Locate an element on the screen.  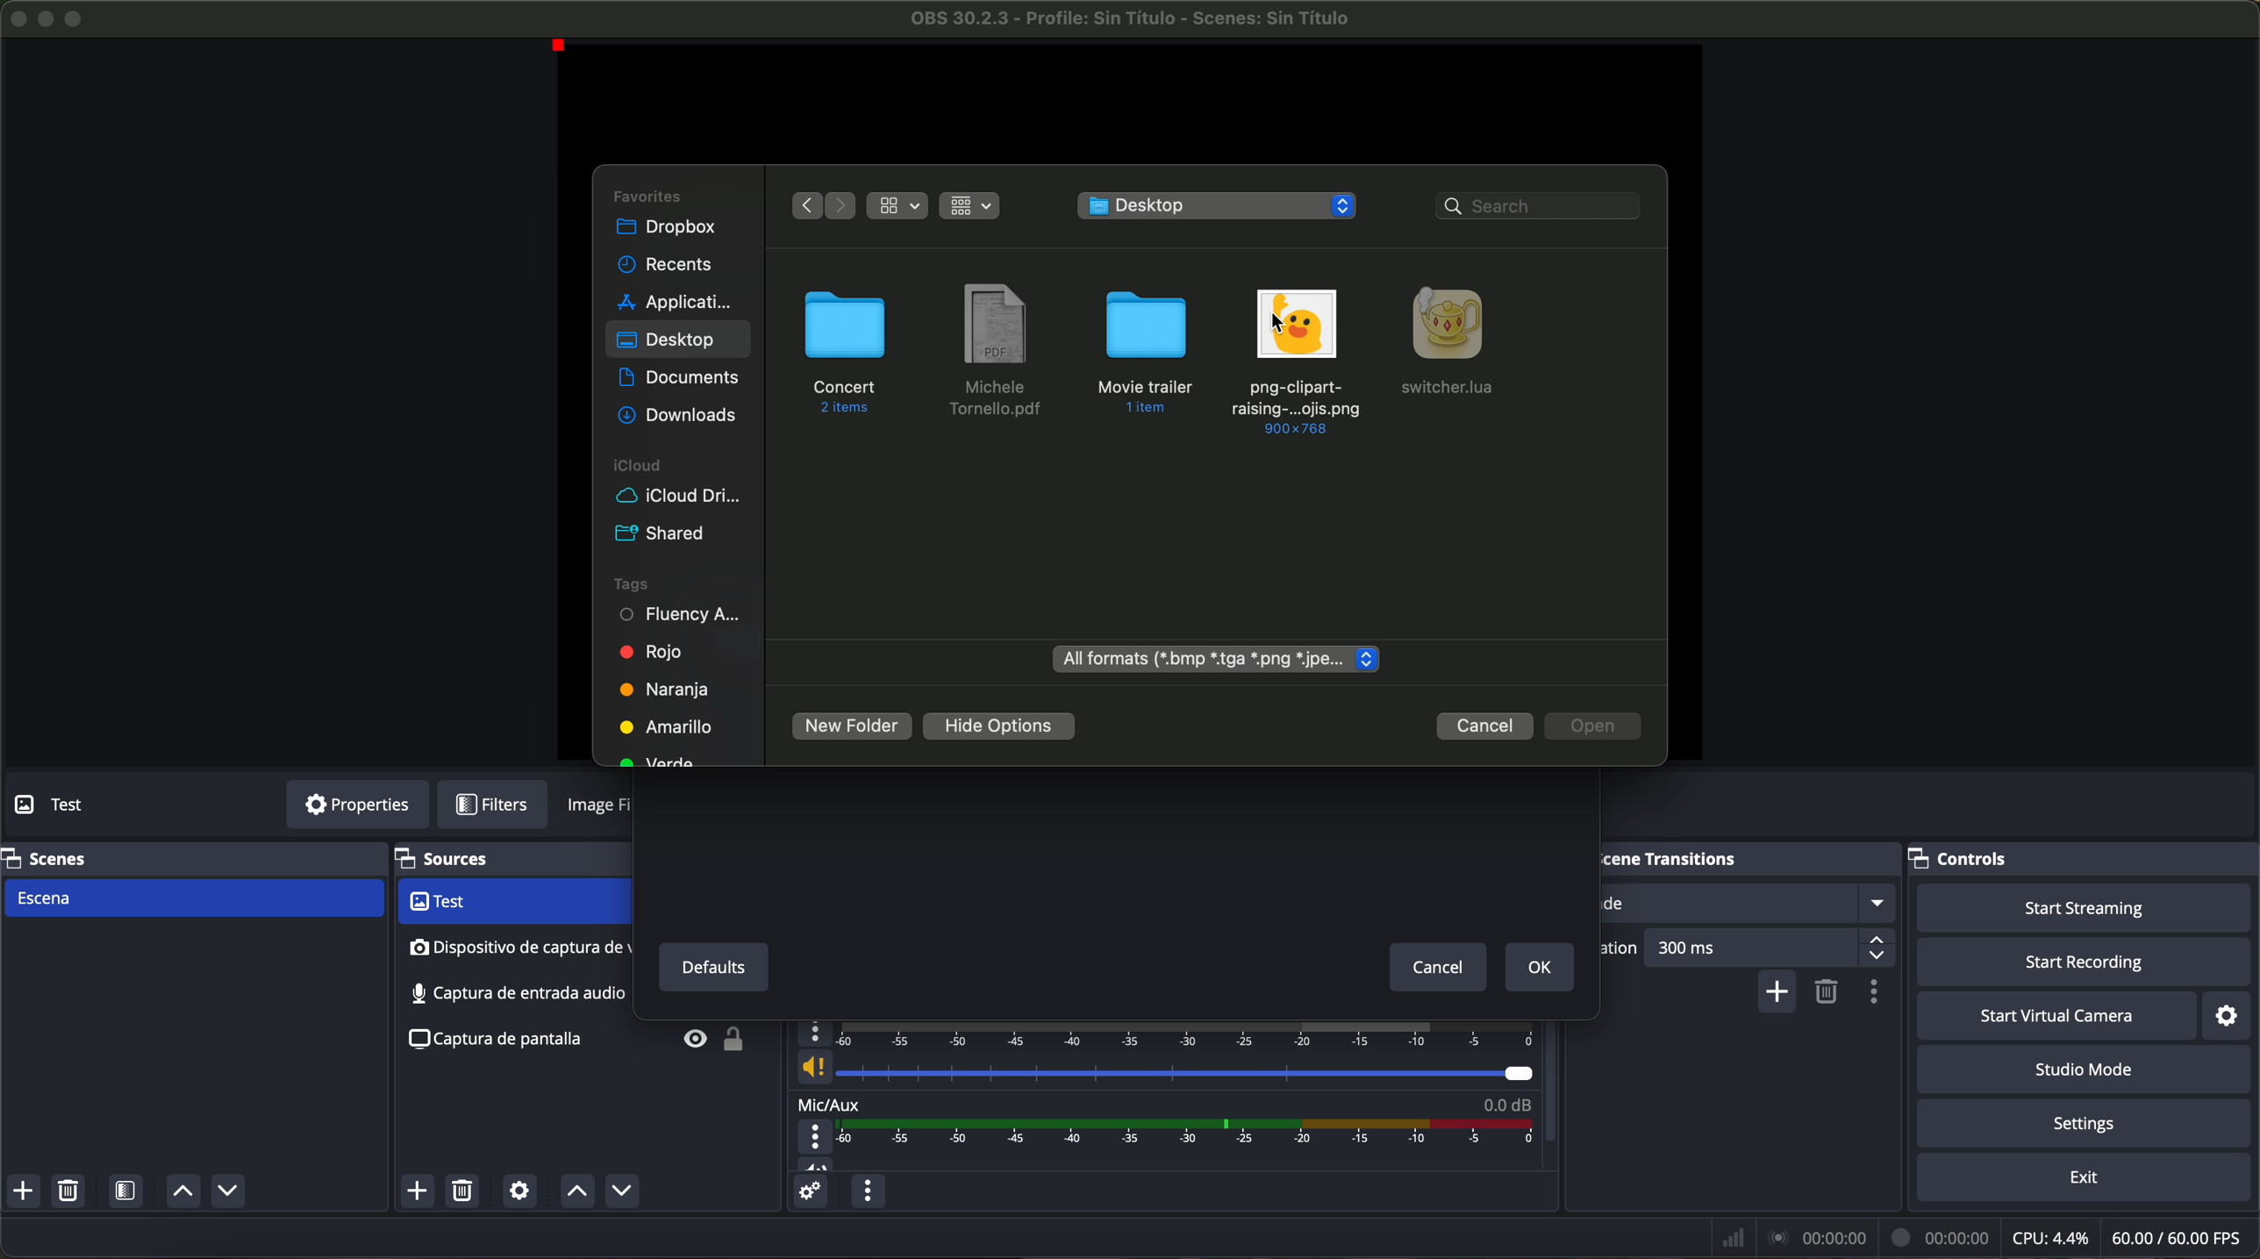
defaults is located at coordinates (712, 968).